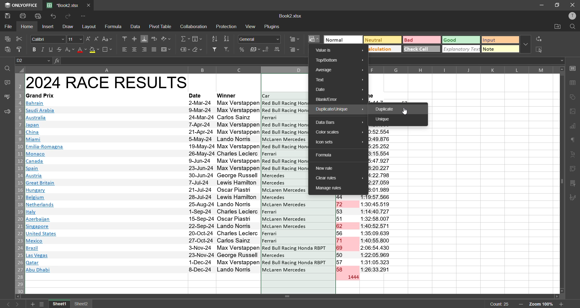  I want to click on zoom in, so click(520, 304).